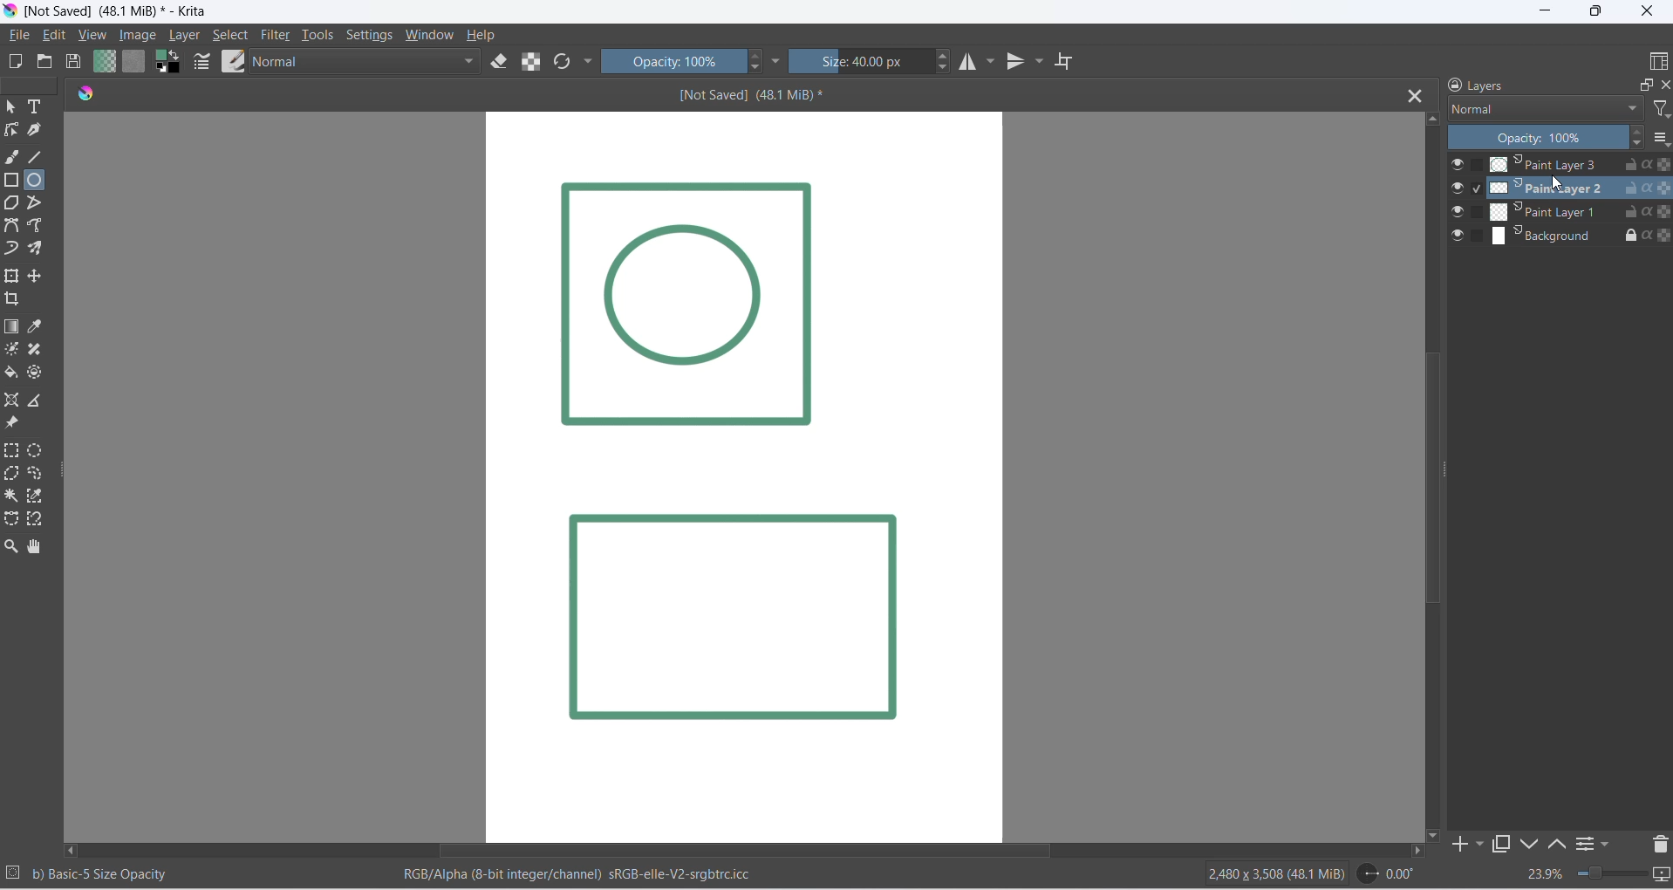 The image size is (1673, 890). What do you see at coordinates (1432, 120) in the screenshot?
I see `move up button` at bounding box center [1432, 120].